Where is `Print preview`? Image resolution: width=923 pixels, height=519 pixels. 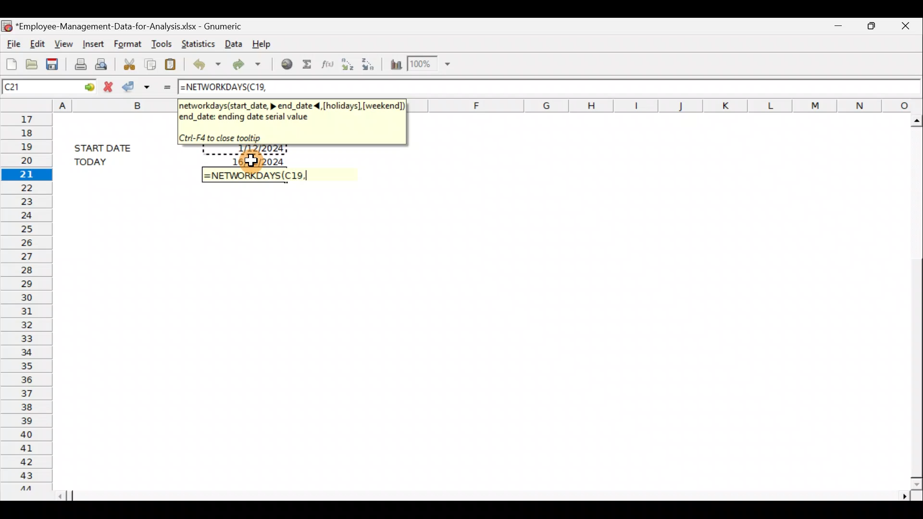
Print preview is located at coordinates (104, 63).